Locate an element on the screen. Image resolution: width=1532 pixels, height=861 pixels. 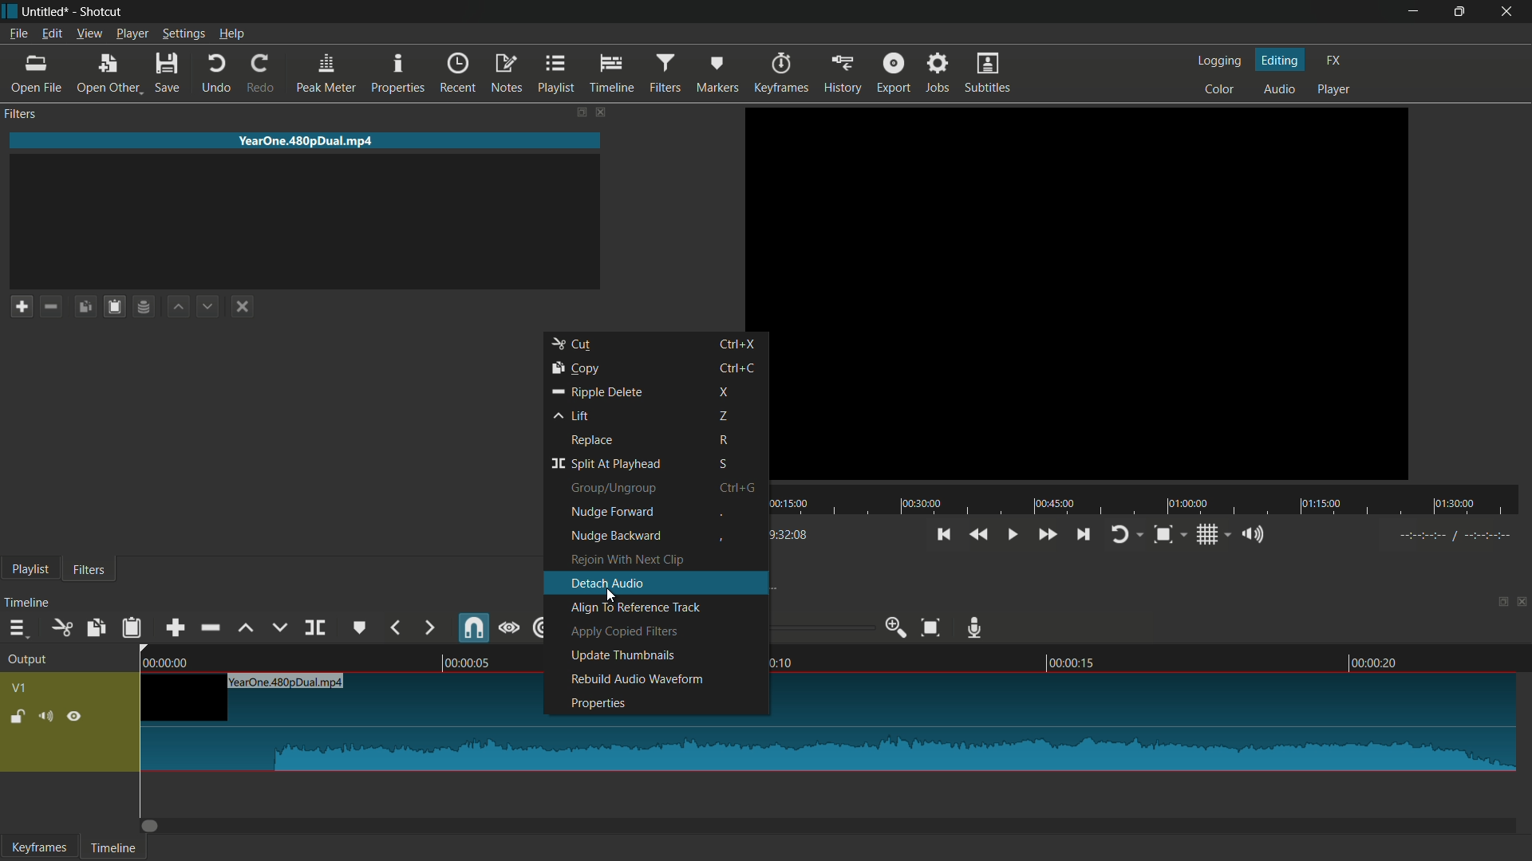
jobs is located at coordinates (940, 73).